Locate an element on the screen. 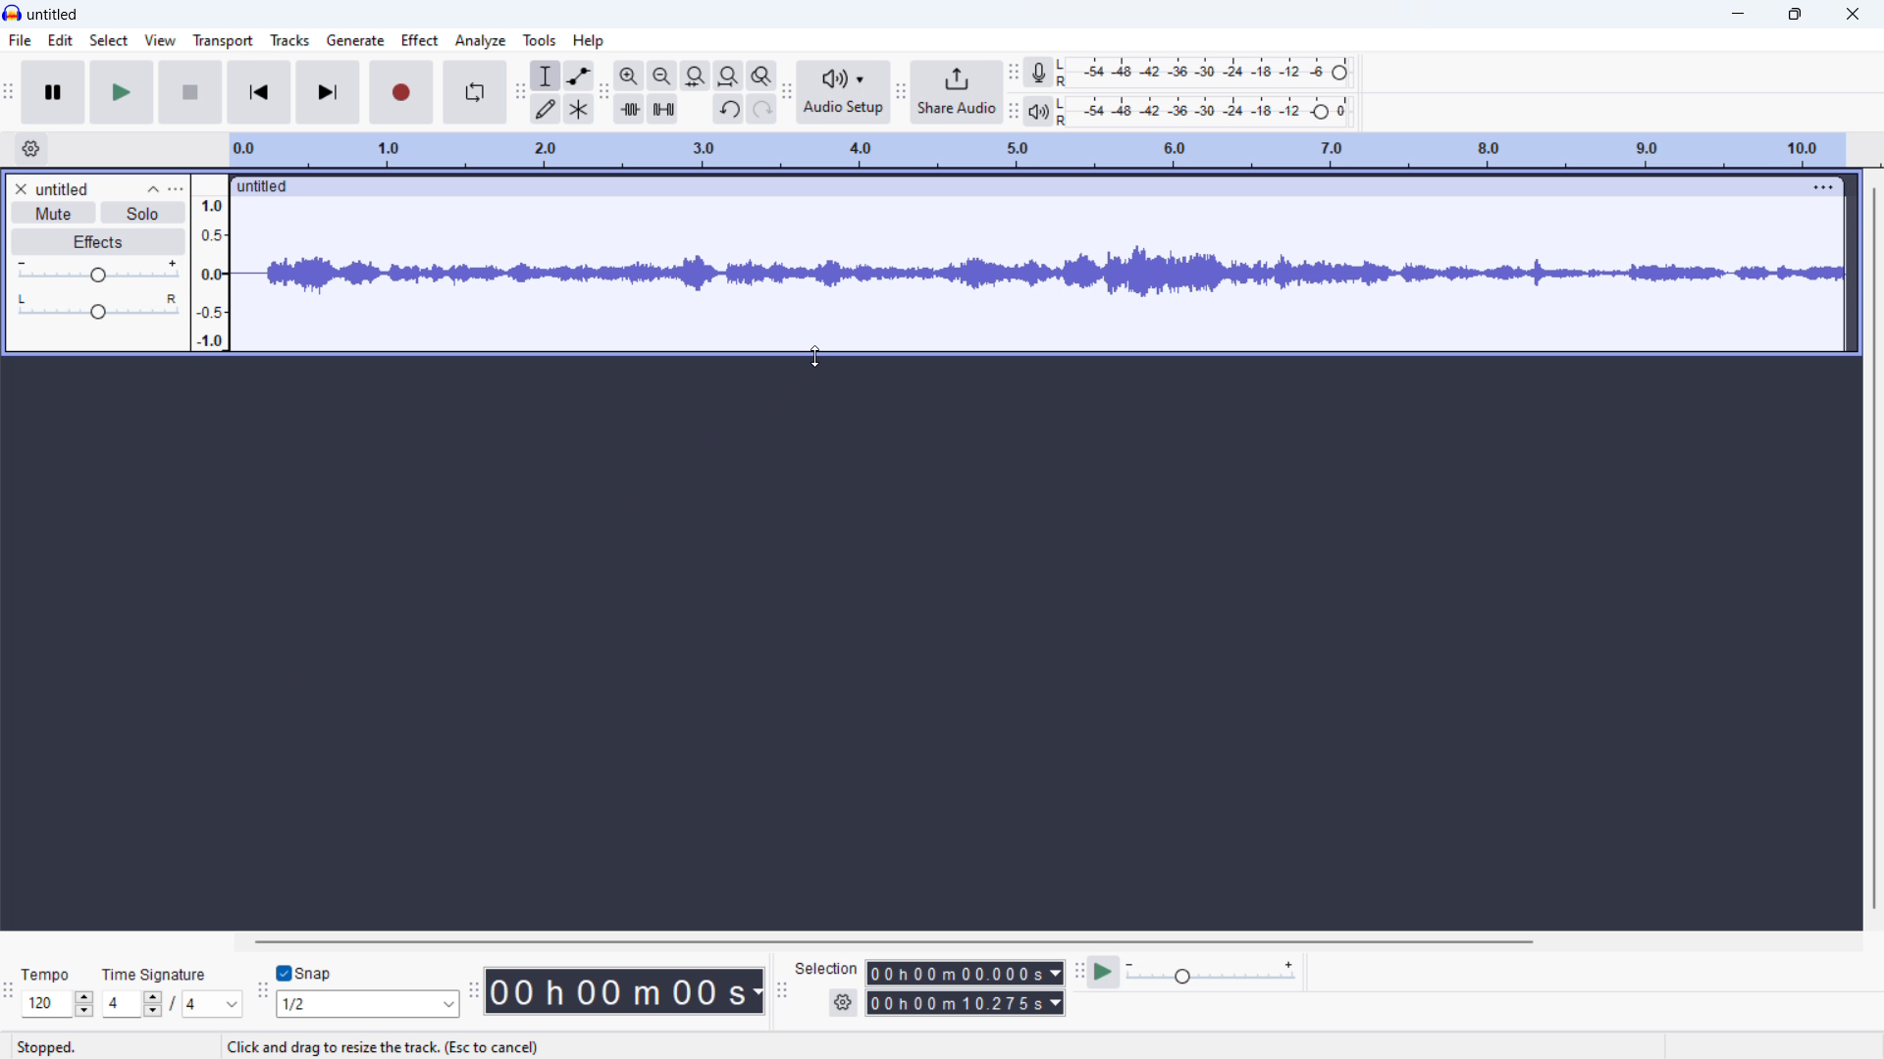 The image size is (1884, 1059). stop is located at coordinates (191, 92).